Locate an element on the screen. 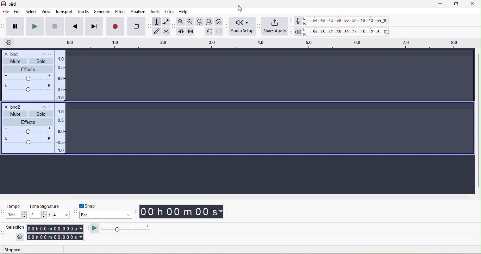 The width and height of the screenshot is (481, 254). selection tool is located at coordinates (157, 22).